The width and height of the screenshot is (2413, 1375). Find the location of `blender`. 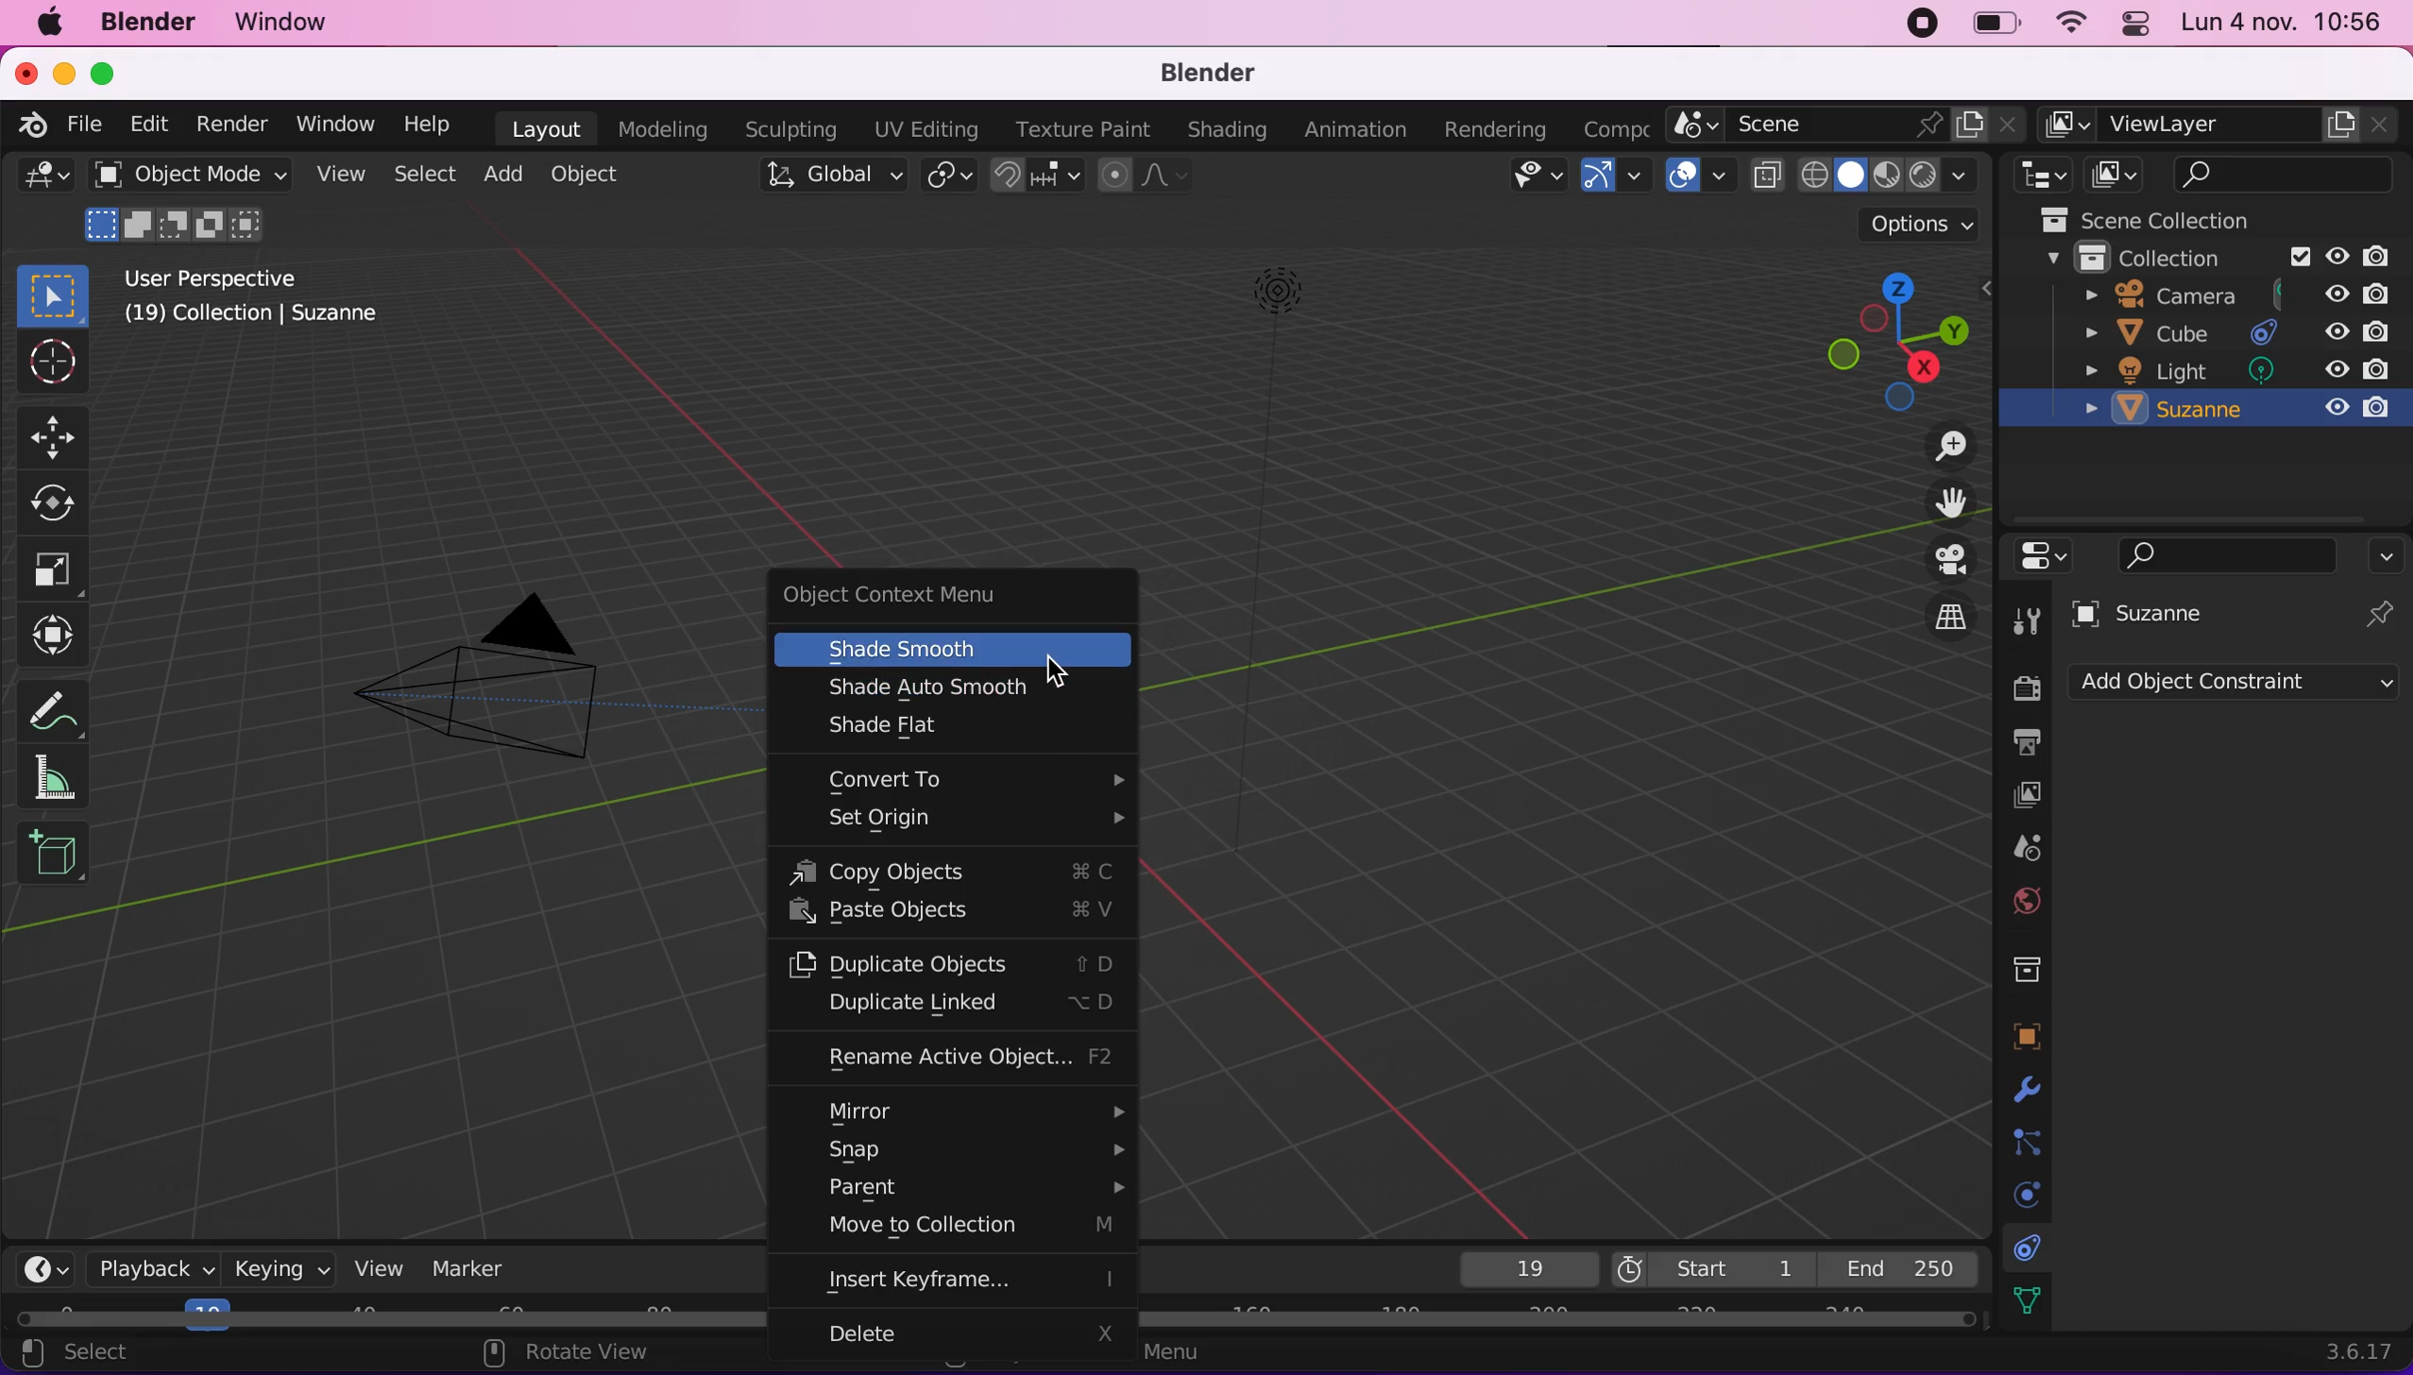

blender is located at coordinates (1210, 76).